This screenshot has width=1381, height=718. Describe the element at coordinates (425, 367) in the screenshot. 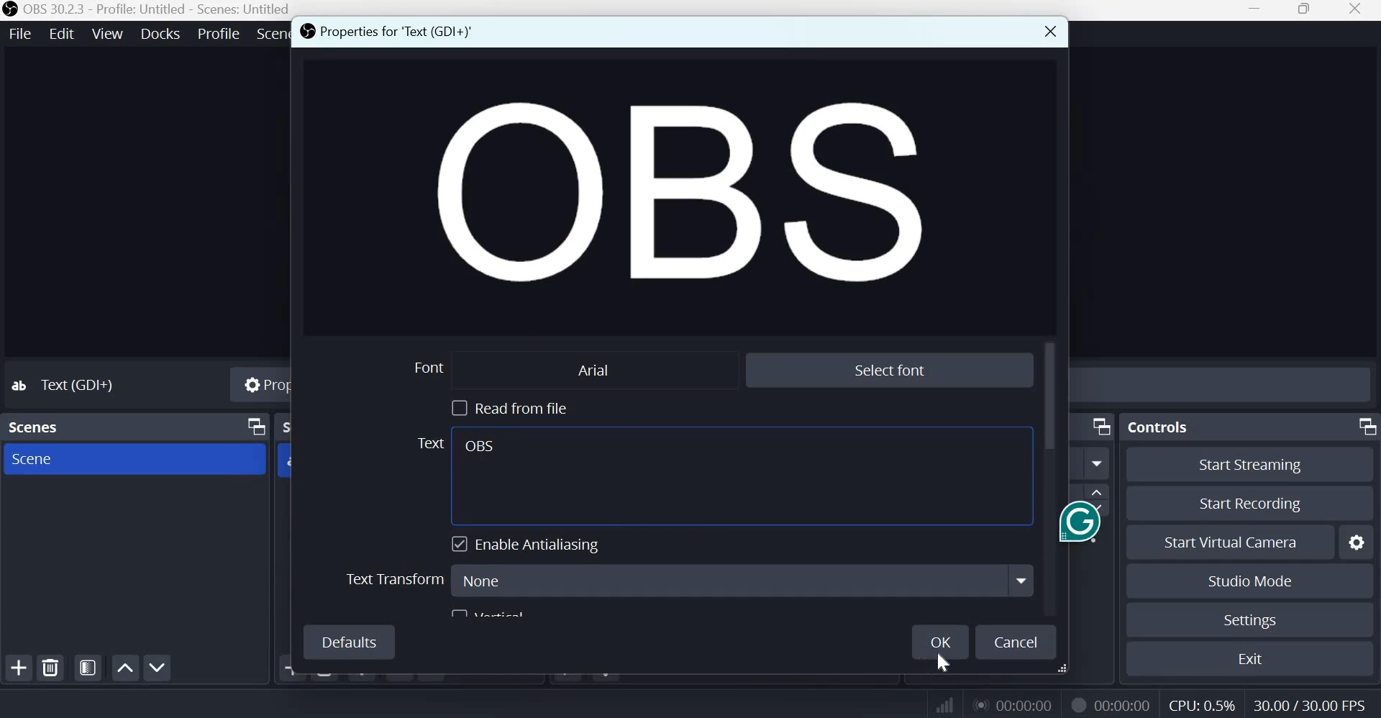

I see `Font` at that location.